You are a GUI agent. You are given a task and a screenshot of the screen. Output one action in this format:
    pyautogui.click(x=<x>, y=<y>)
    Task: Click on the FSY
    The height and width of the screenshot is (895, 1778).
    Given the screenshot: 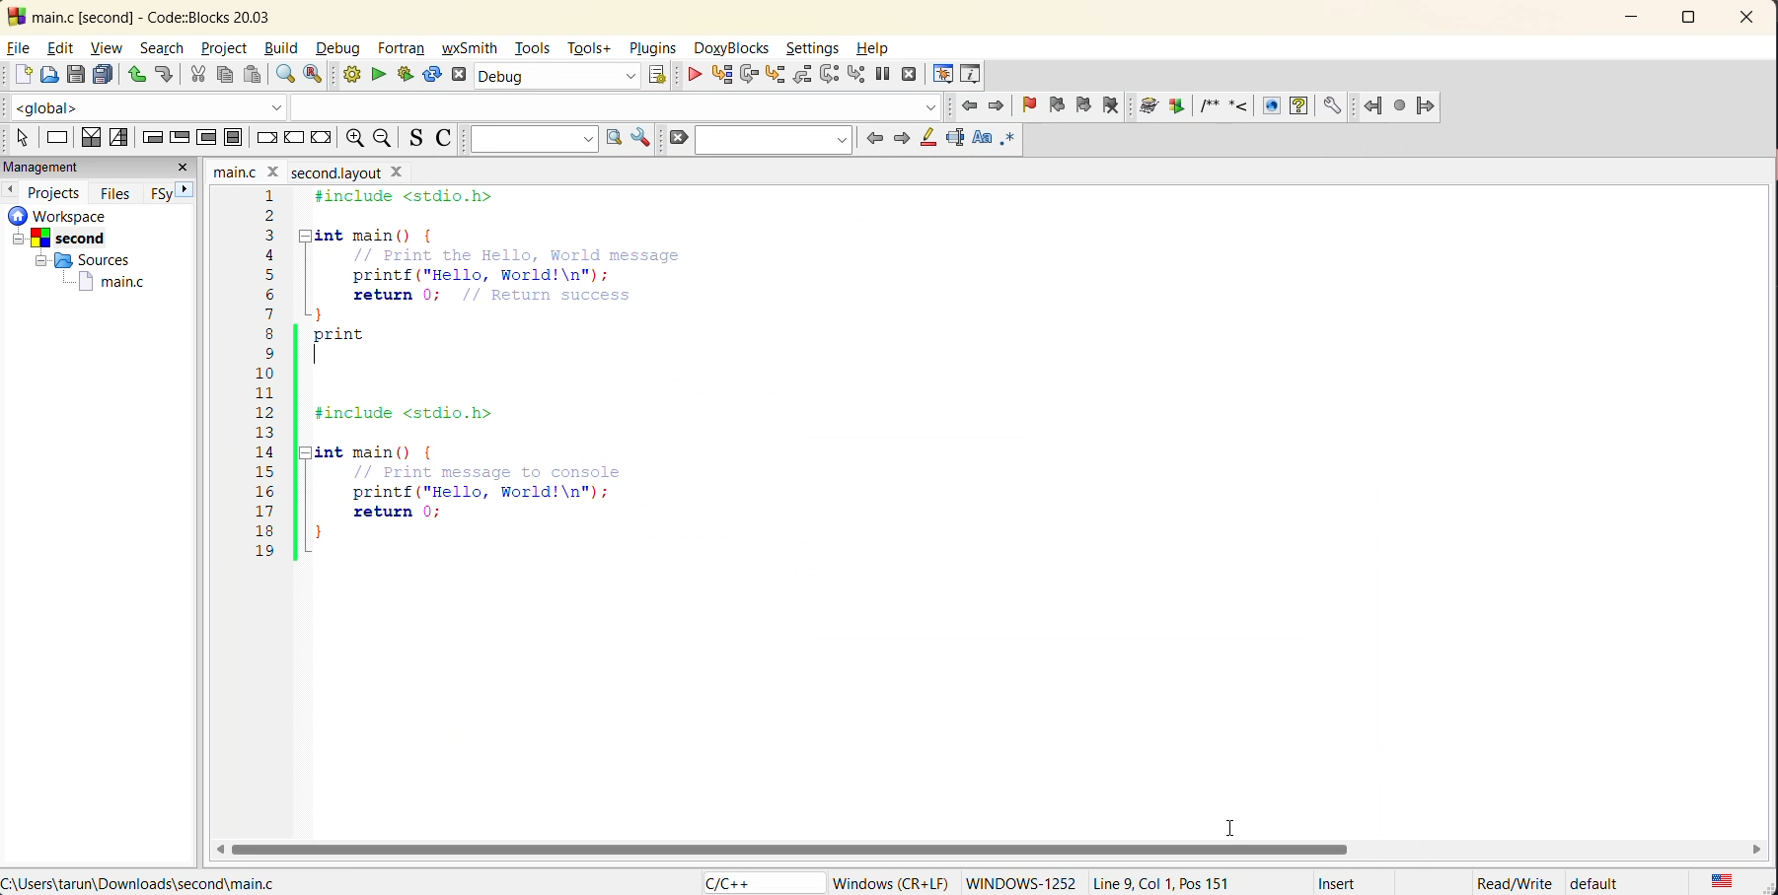 What is the action you would take?
    pyautogui.click(x=160, y=193)
    